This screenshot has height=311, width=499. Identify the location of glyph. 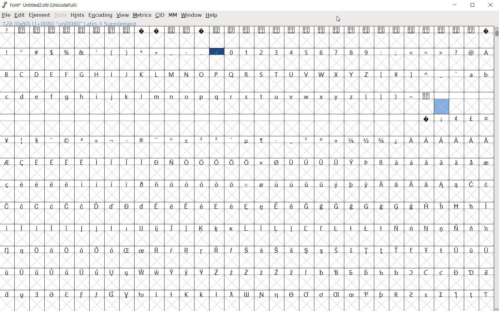
(66, 74).